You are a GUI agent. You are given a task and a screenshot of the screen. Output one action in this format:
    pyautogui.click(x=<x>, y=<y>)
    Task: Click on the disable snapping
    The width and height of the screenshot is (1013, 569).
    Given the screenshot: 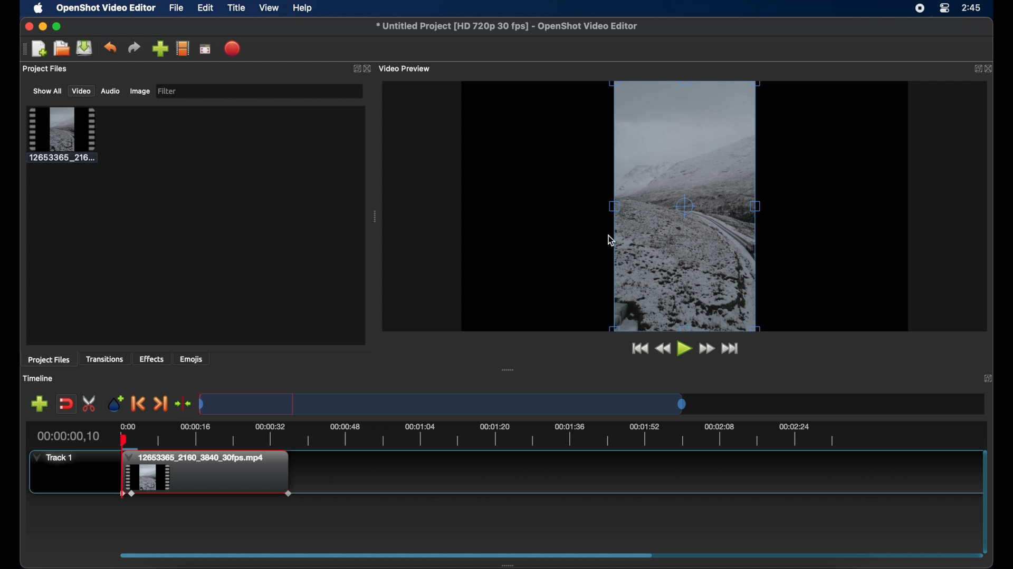 What is the action you would take?
    pyautogui.click(x=66, y=404)
    